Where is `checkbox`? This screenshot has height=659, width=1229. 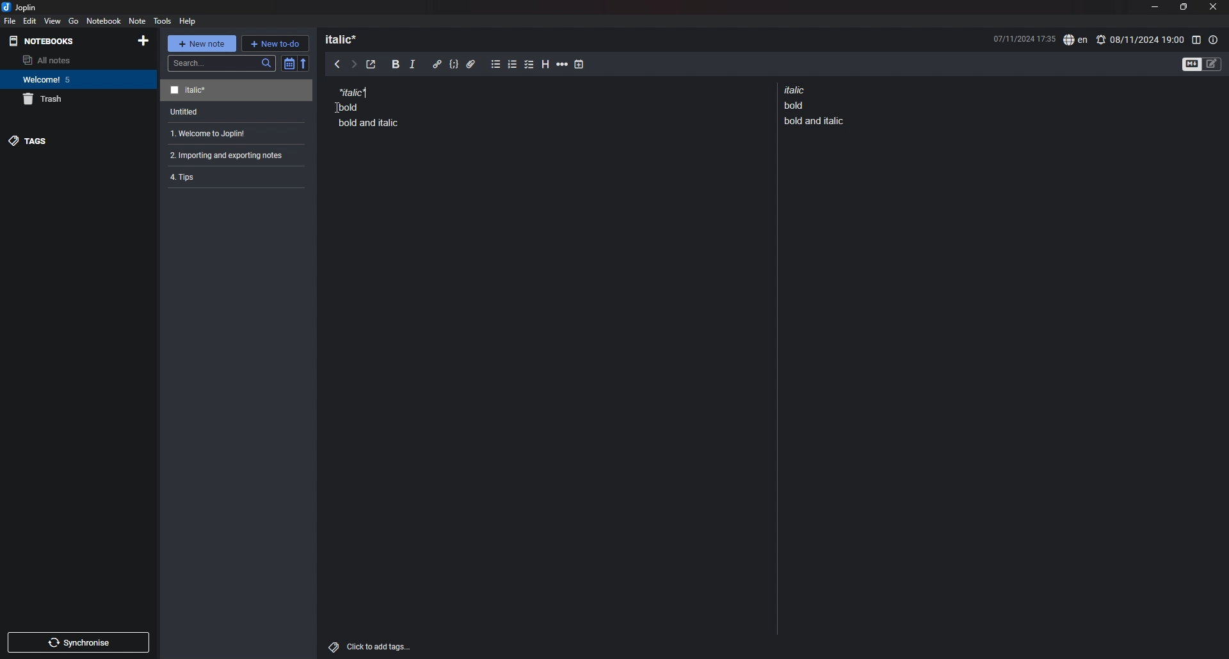 checkbox is located at coordinates (529, 65).